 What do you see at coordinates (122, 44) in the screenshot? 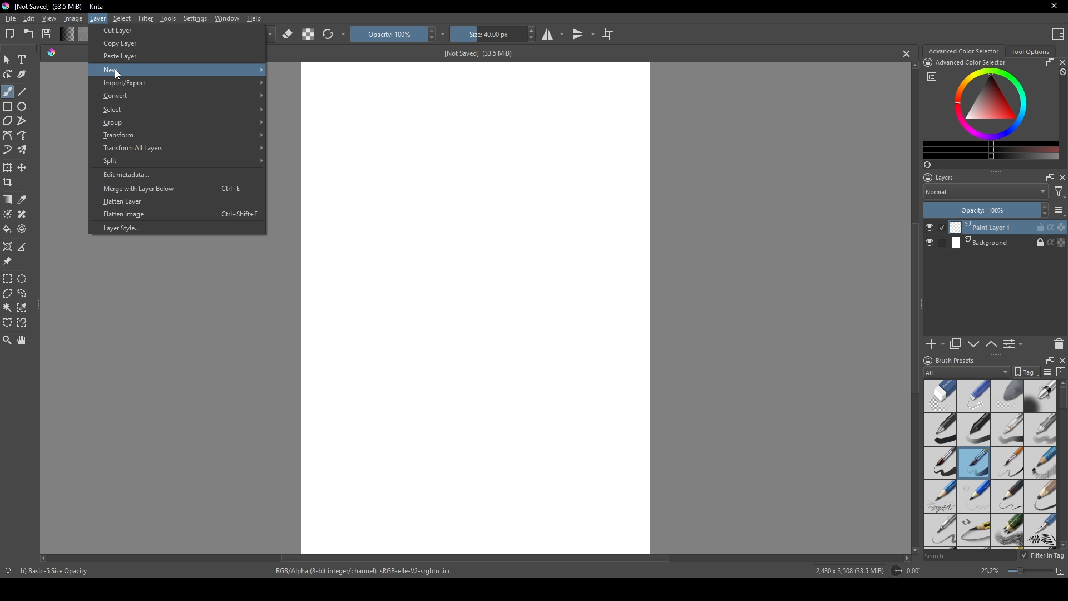
I see `Copy Layer` at bounding box center [122, 44].